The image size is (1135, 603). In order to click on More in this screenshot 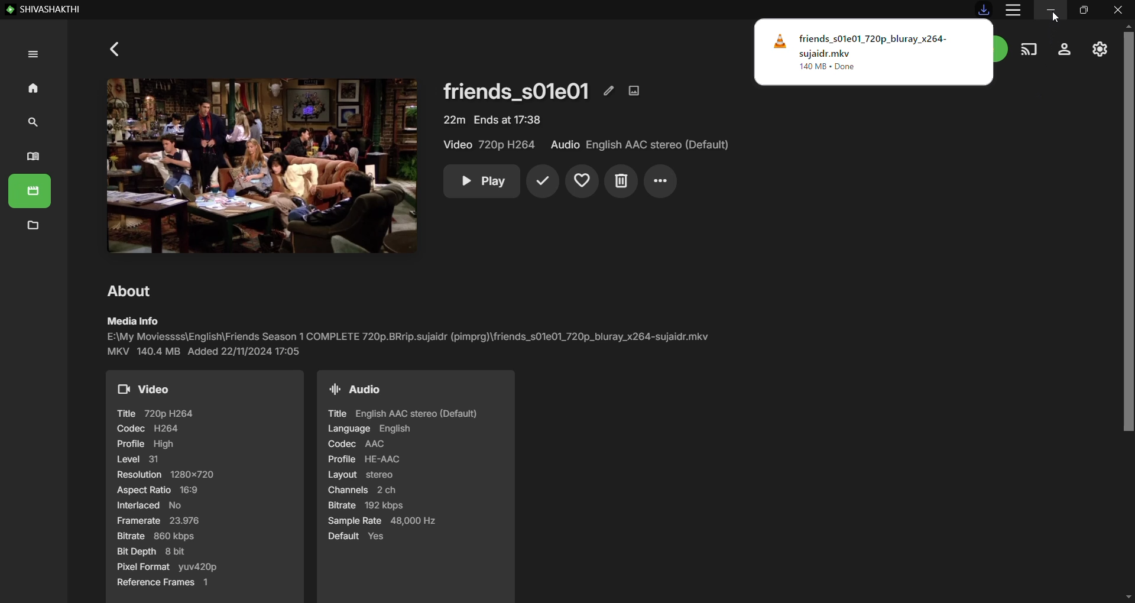, I will do `click(661, 181)`.